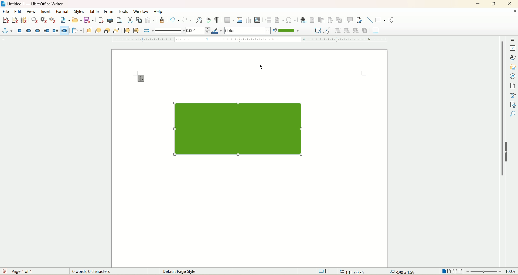 The image size is (518, 275). What do you see at coordinates (351, 272) in the screenshot?
I see `coordinates` at bounding box center [351, 272].